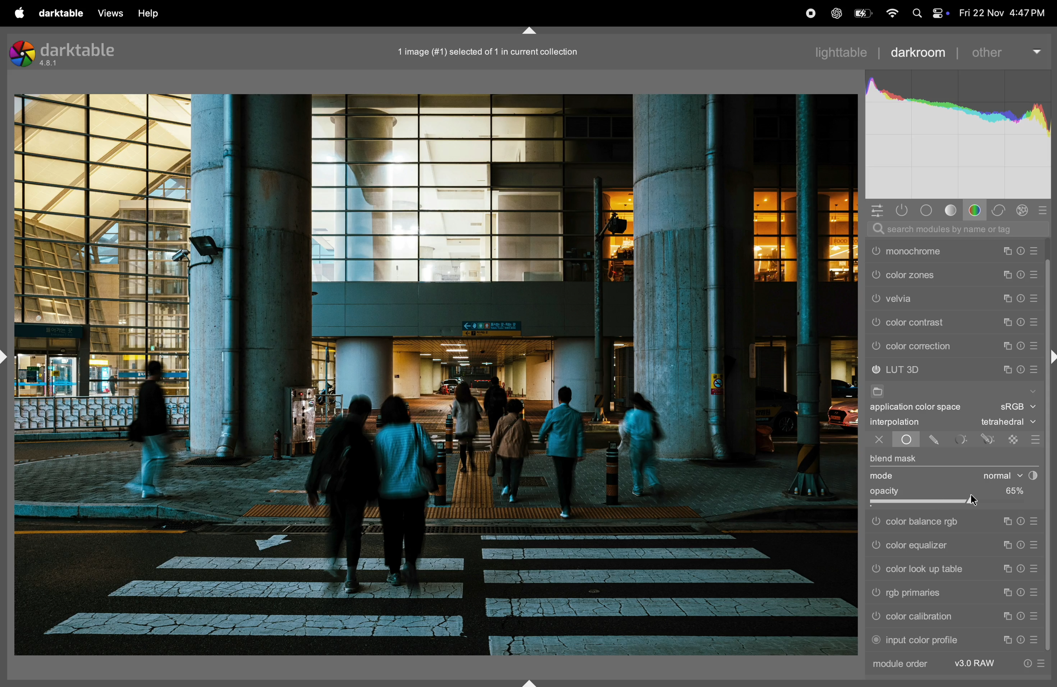 This screenshot has width=1057, height=687. Describe the element at coordinates (921, 52) in the screenshot. I see `dark room` at that location.